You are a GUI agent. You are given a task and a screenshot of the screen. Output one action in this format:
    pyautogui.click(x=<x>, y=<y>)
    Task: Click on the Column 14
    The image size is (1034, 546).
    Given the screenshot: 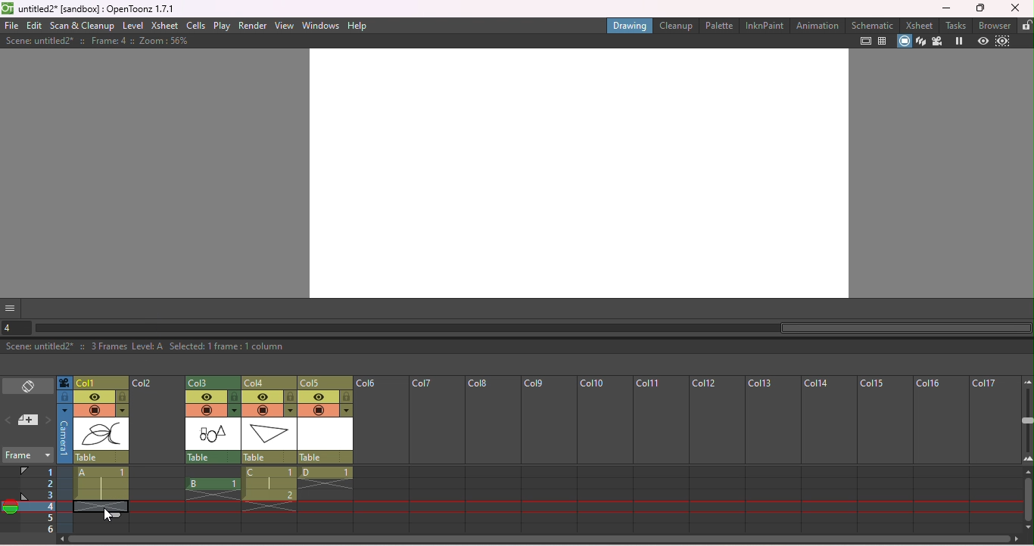 What is the action you would take?
    pyautogui.click(x=829, y=455)
    